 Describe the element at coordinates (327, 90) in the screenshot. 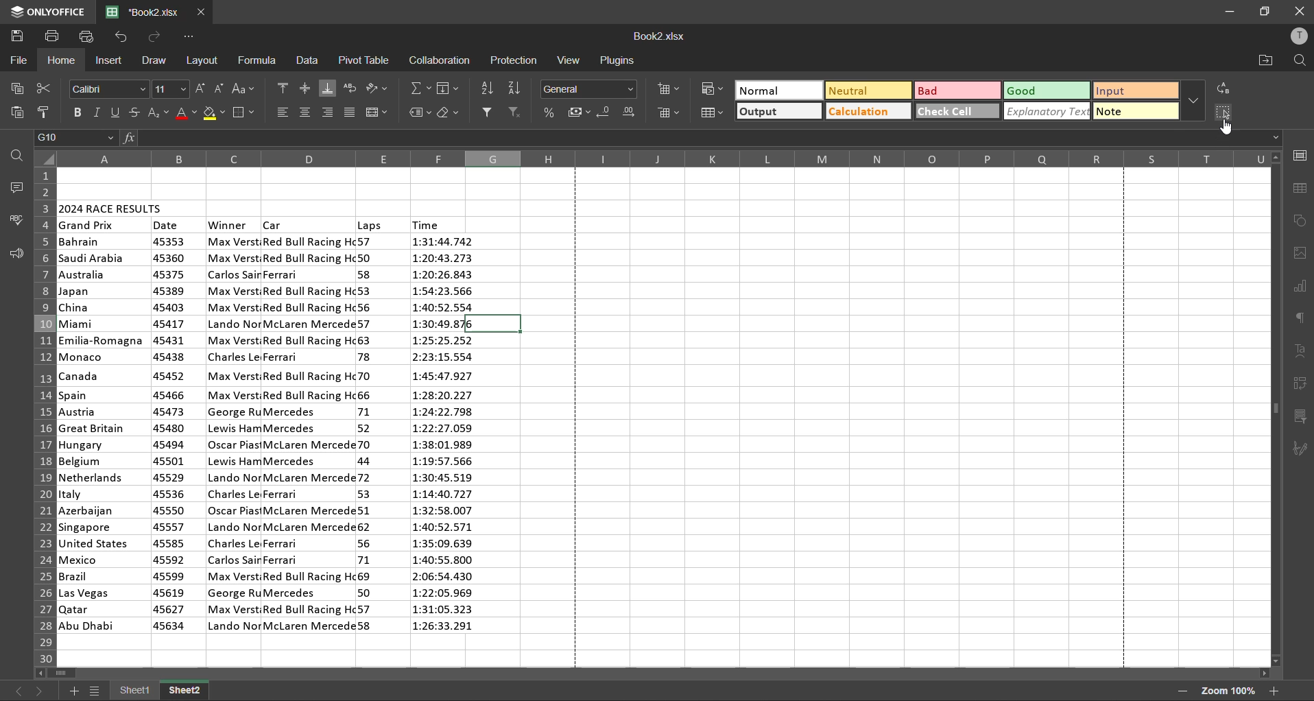

I see `align bottom` at that location.